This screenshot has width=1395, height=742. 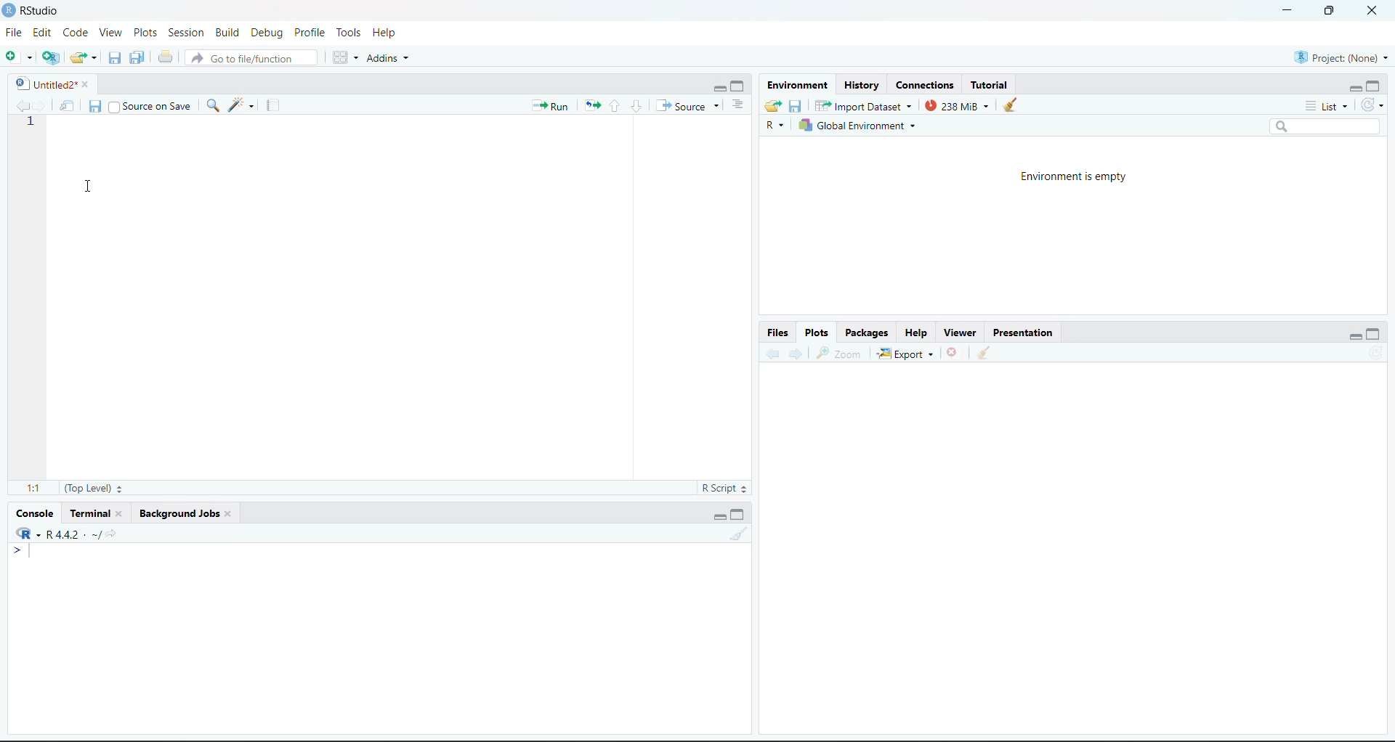 I want to click on clear, so click(x=231, y=513).